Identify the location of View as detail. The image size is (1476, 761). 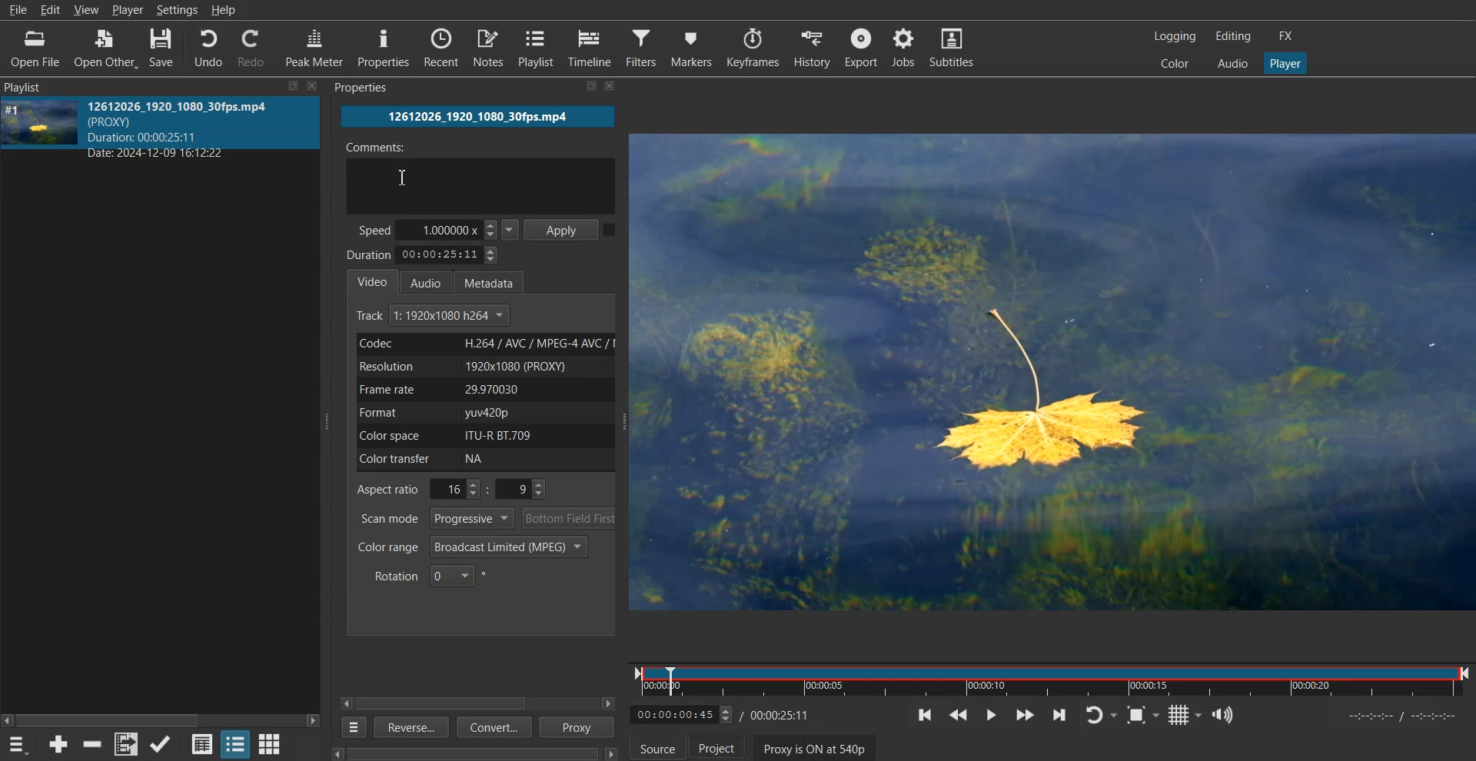
(201, 743).